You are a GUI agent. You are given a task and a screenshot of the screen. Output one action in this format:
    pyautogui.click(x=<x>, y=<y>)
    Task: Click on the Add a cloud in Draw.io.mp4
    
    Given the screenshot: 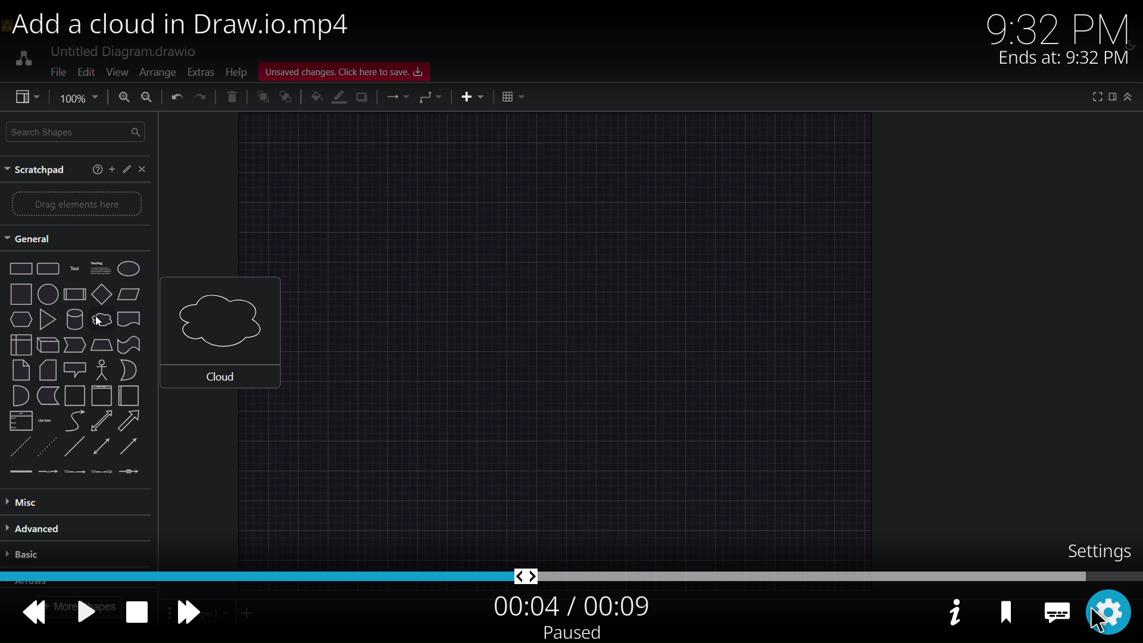 What is the action you would take?
    pyautogui.click(x=192, y=27)
    